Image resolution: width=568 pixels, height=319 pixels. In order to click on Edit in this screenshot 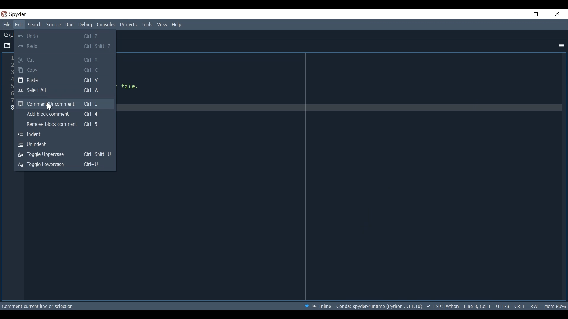, I will do `click(20, 25)`.